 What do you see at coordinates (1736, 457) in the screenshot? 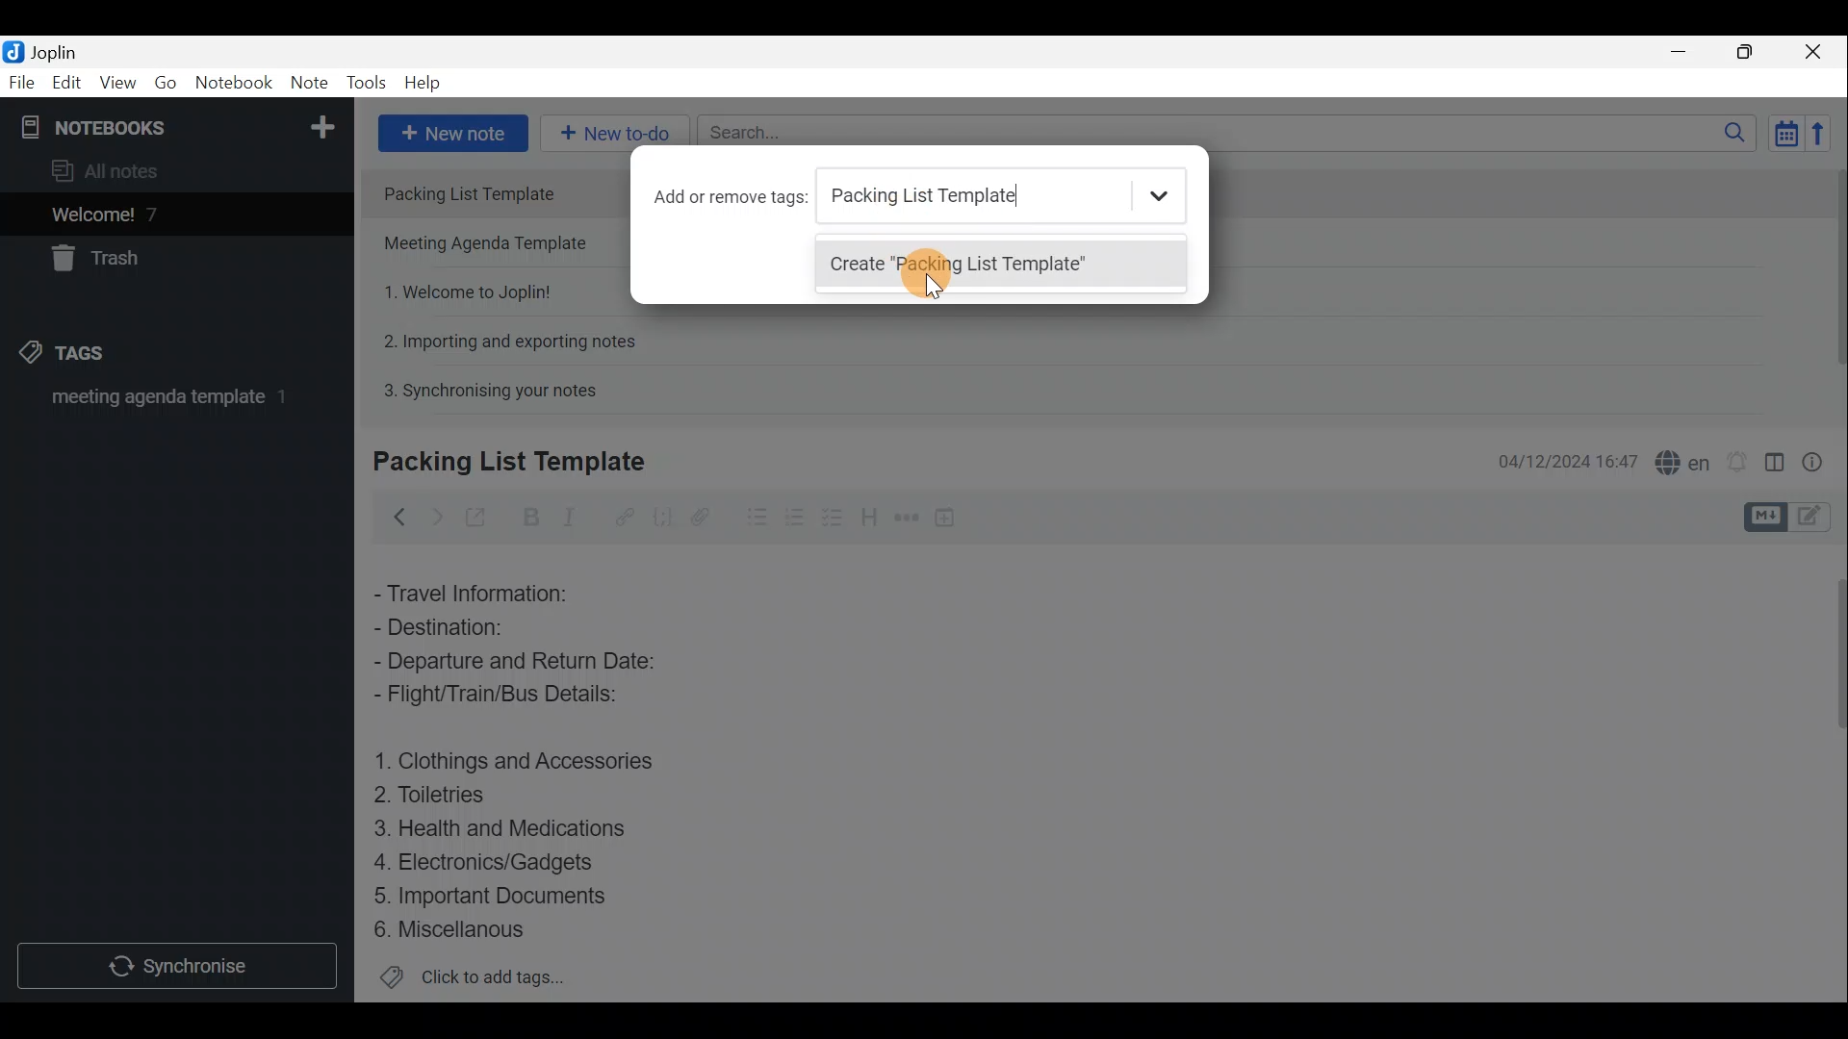
I see `Set alarm` at bounding box center [1736, 457].